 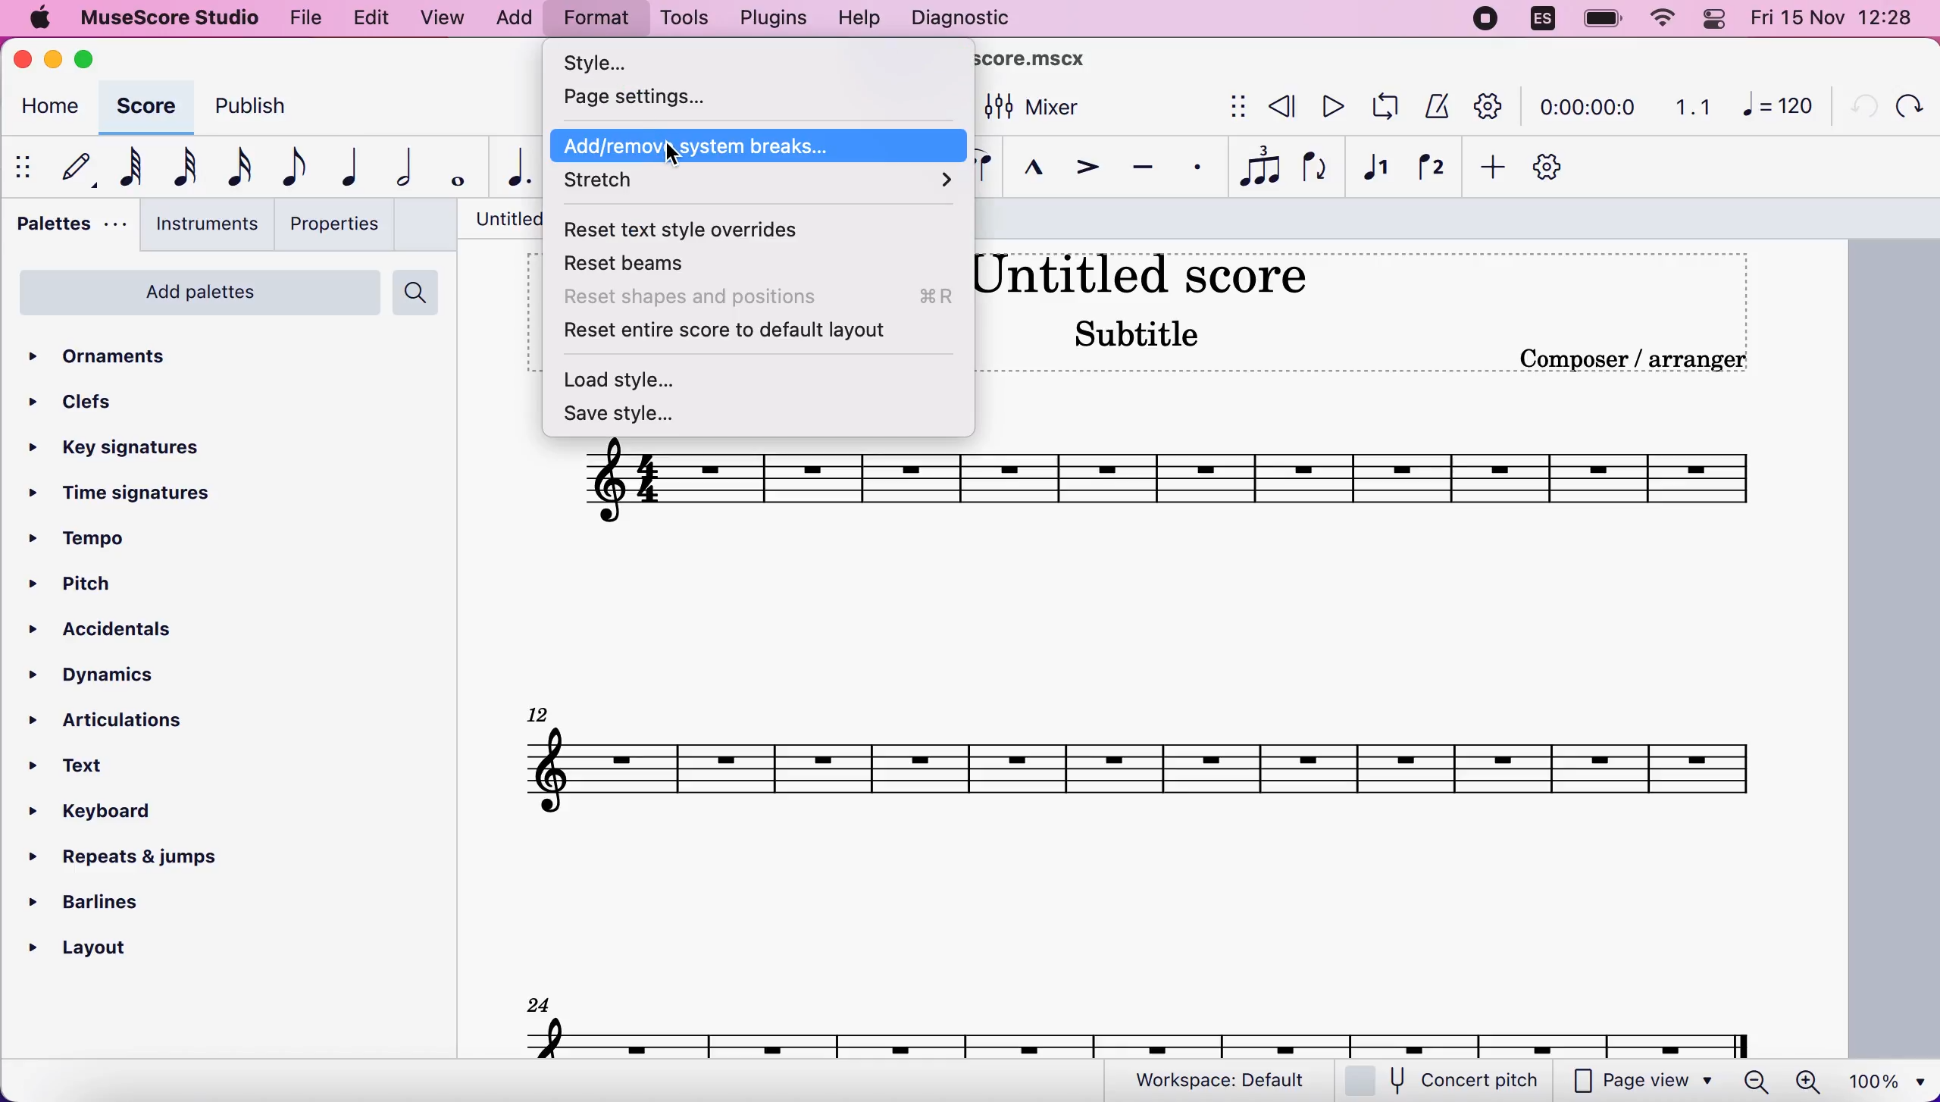 What do you see at coordinates (1883, 1079) in the screenshot?
I see `100%` at bounding box center [1883, 1079].